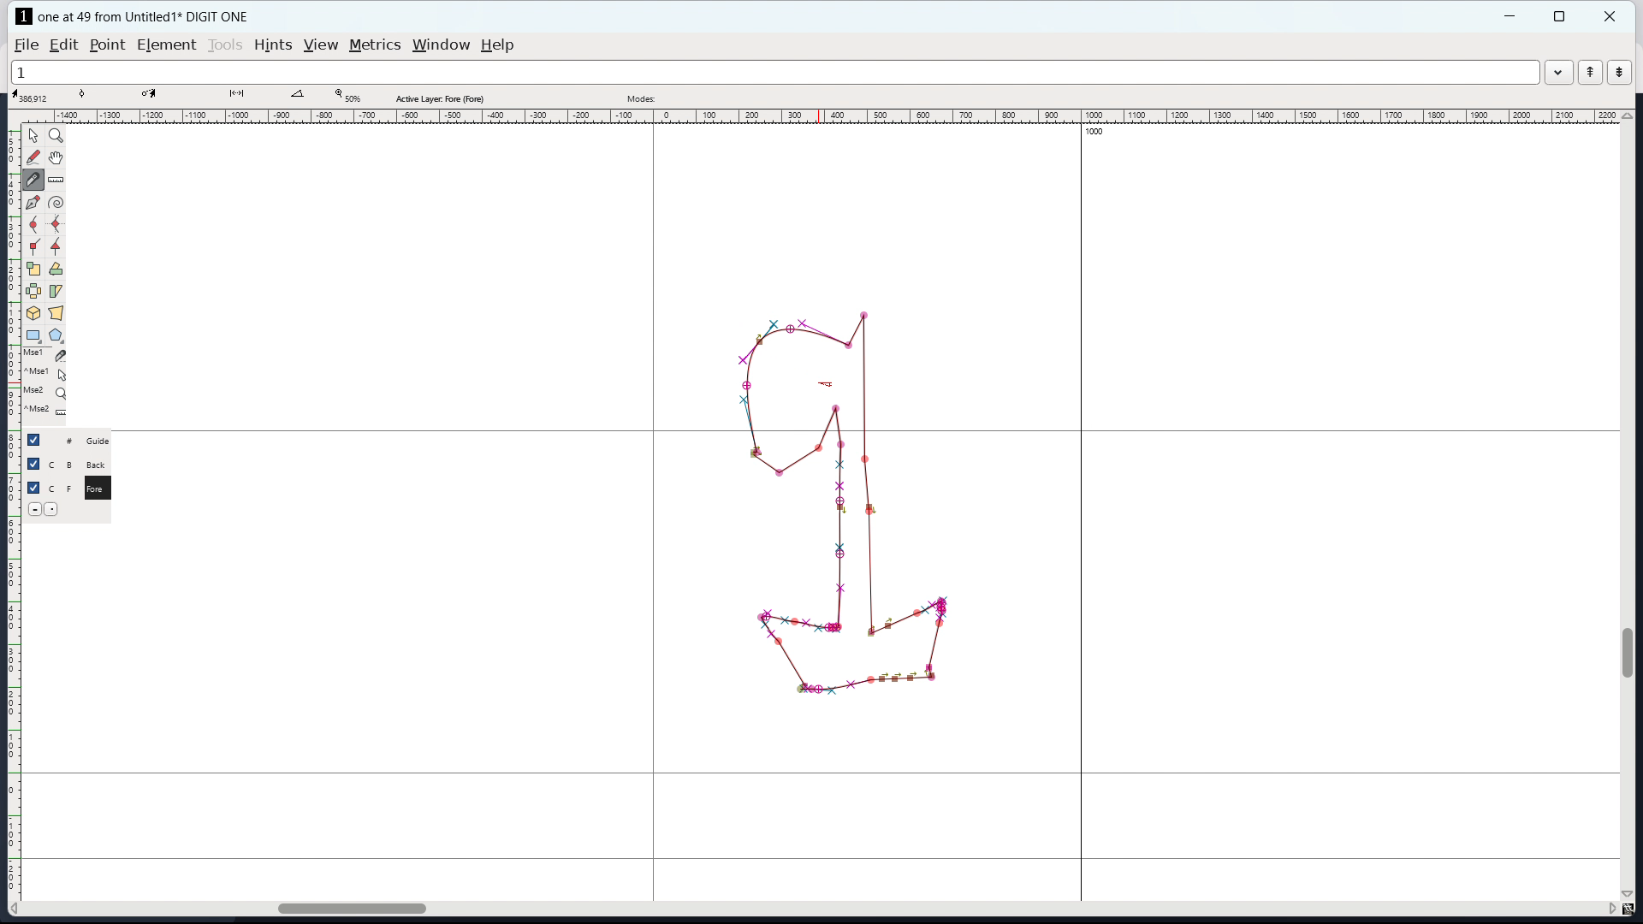  I want to click on is layer visible, so click(34, 488).